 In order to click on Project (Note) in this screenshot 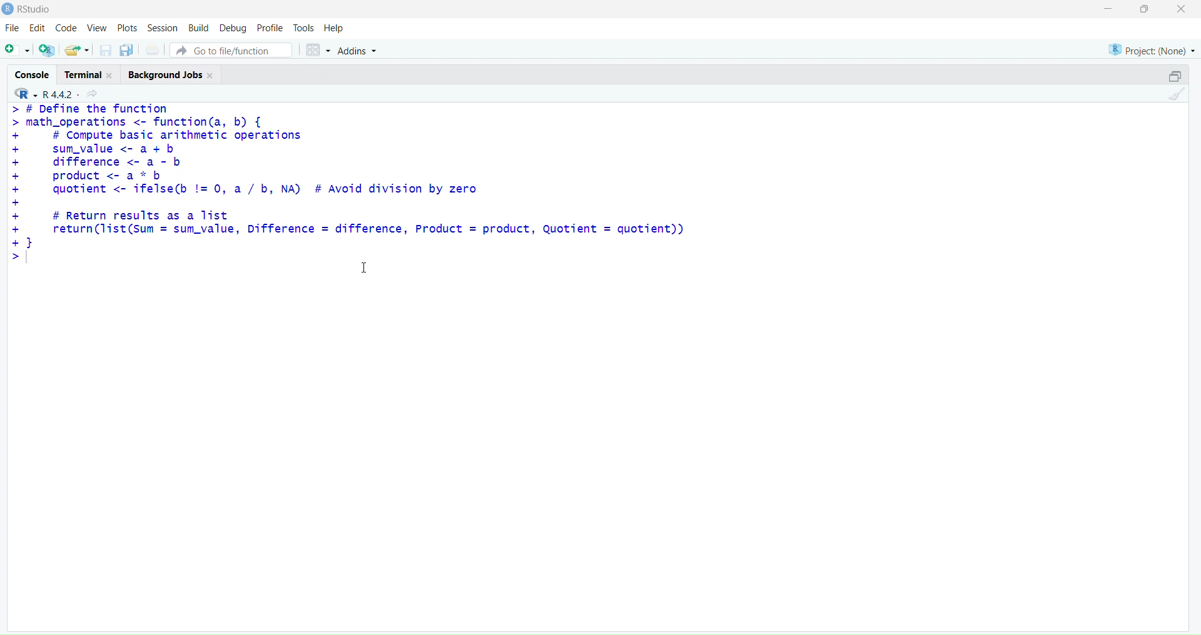, I will do `click(1151, 49)`.